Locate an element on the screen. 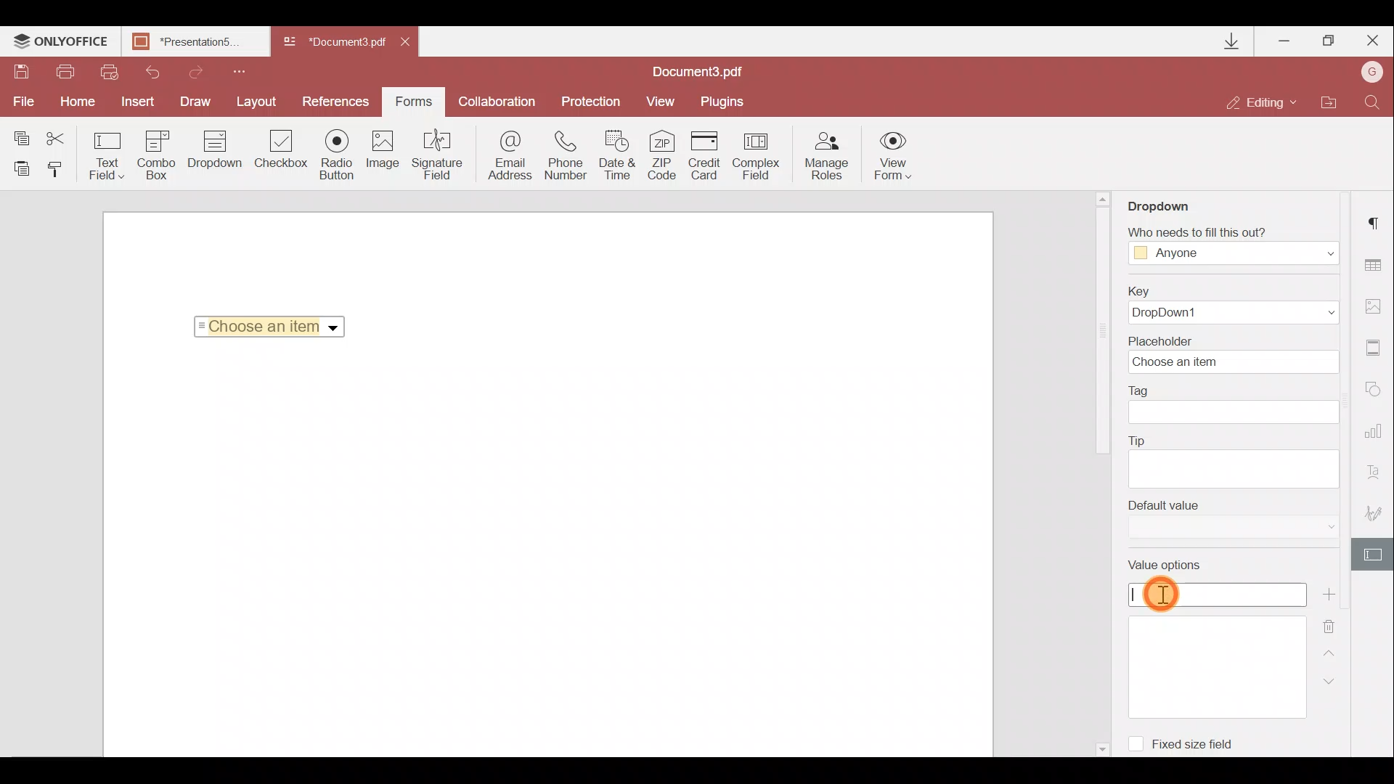 This screenshot has height=784, width=1394. Add new value is located at coordinates (1334, 595).